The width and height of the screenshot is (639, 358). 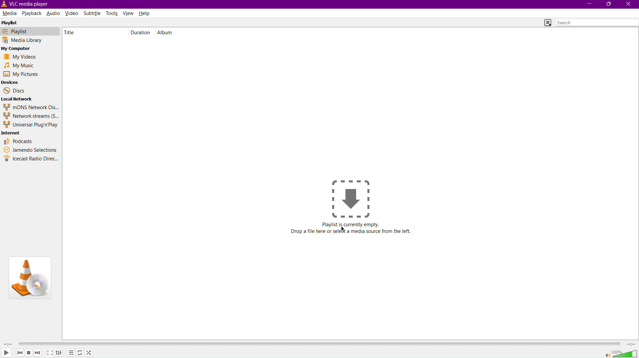 I want to click on Universal Plug'n'Play, so click(x=31, y=125).